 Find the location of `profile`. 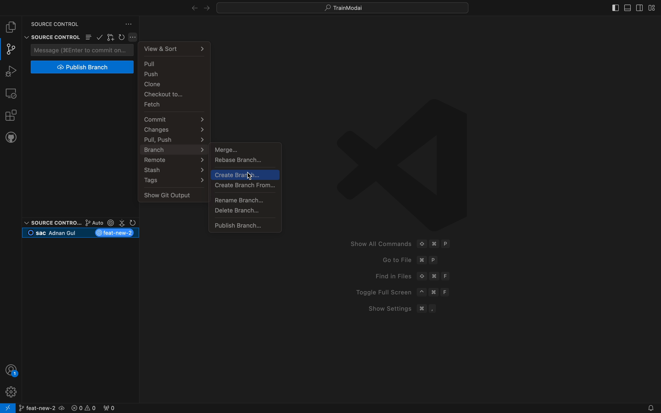

profile is located at coordinates (10, 391).